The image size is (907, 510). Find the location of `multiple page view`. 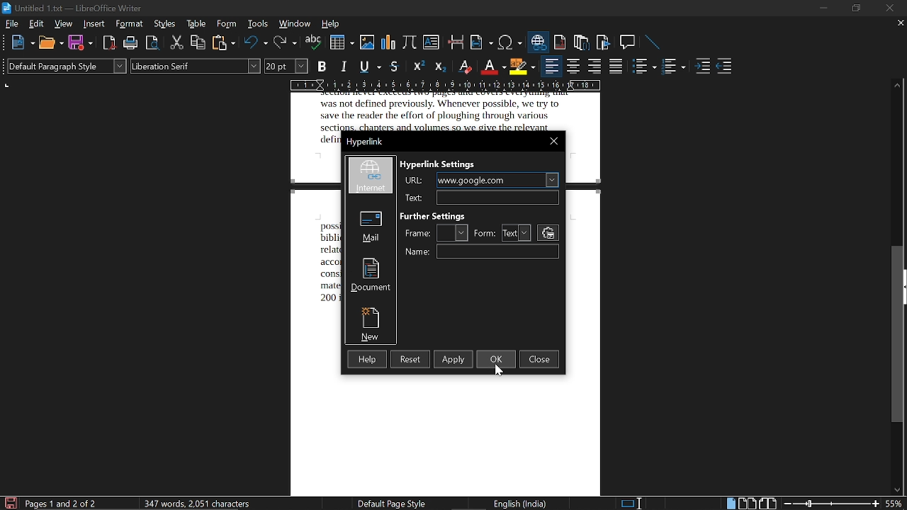

multiple page view is located at coordinates (747, 503).